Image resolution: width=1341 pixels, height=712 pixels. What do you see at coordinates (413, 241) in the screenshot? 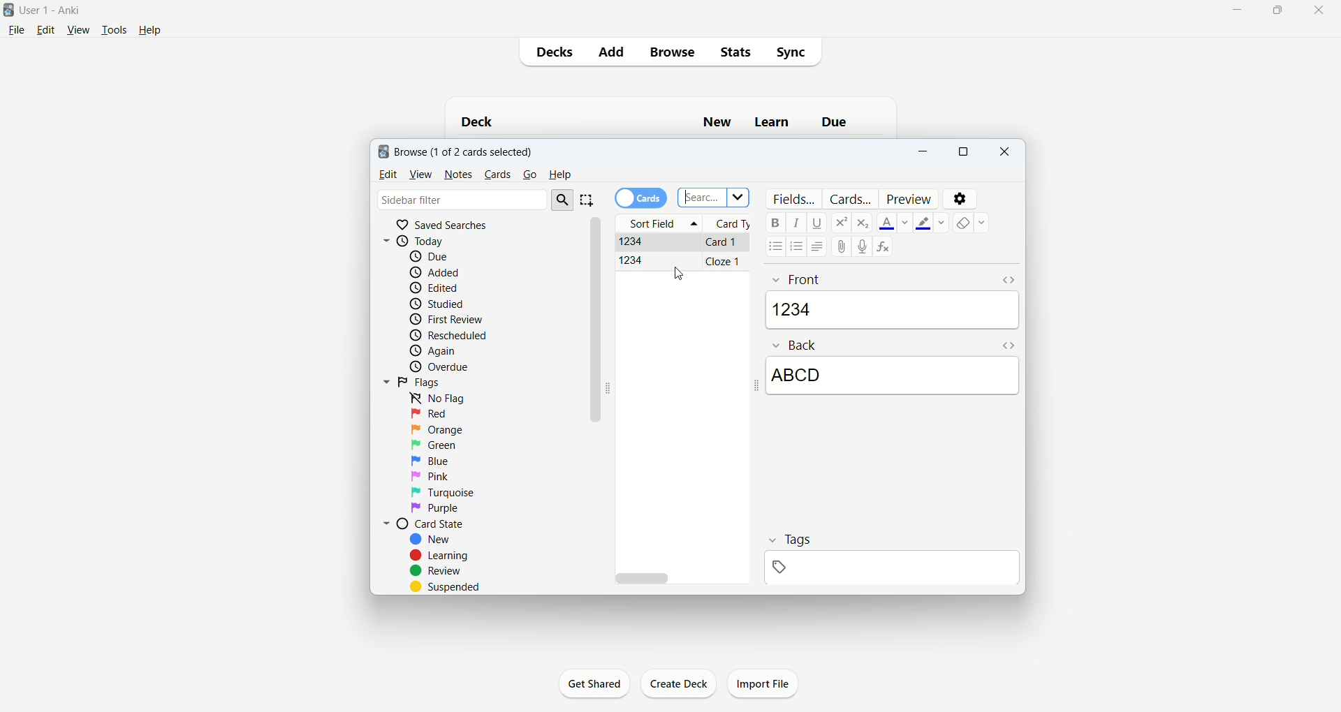
I see `today` at bounding box center [413, 241].